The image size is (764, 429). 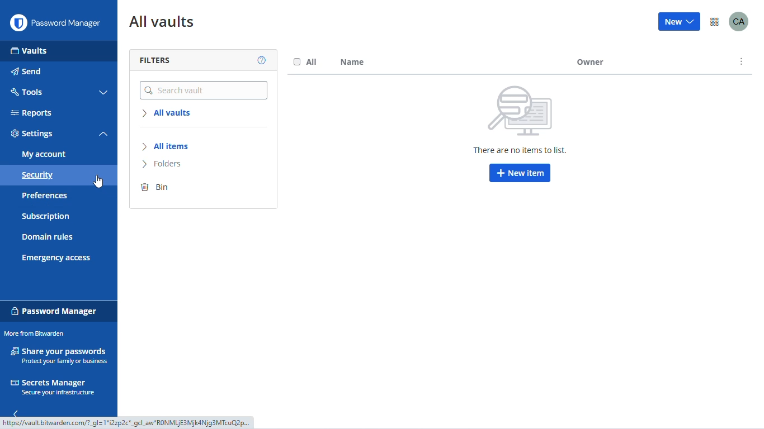 What do you see at coordinates (169, 113) in the screenshot?
I see `all vaults` at bounding box center [169, 113].